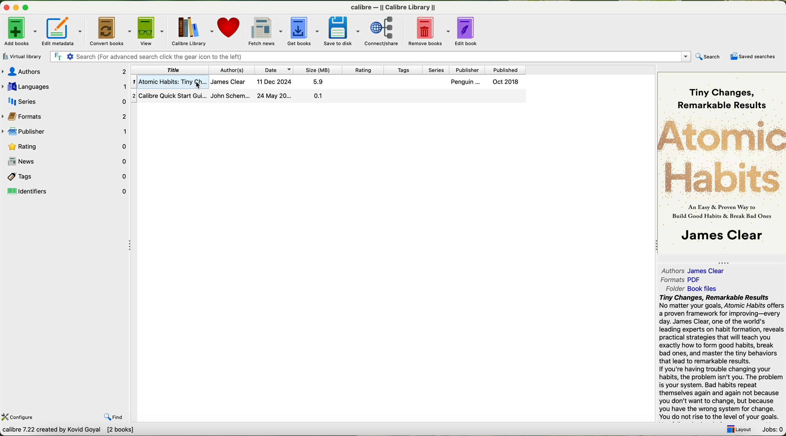 The height and width of the screenshot is (436, 786). What do you see at coordinates (382, 31) in the screenshot?
I see `connect/share` at bounding box center [382, 31].